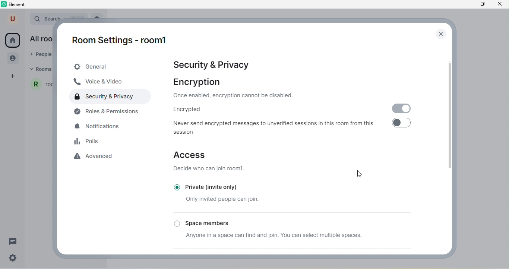 This screenshot has width=509, height=269. I want to click on user, so click(13, 19).